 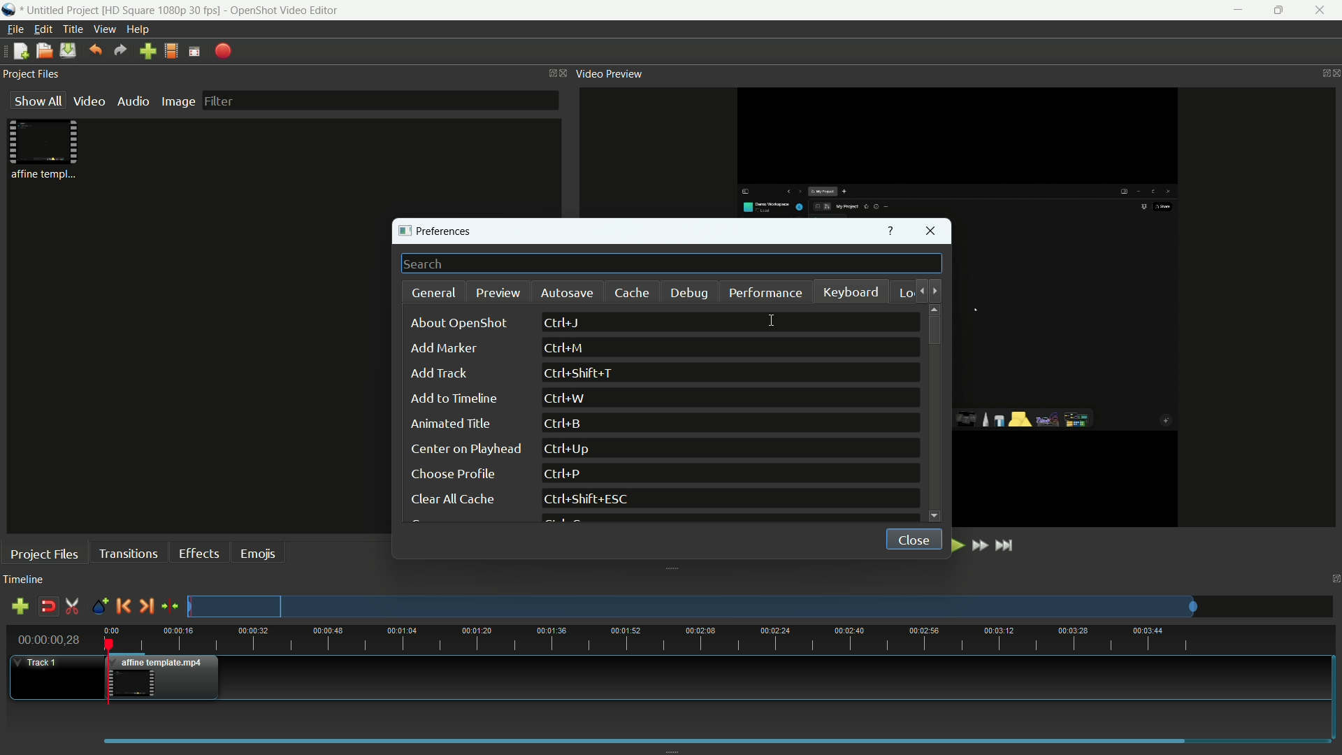 What do you see at coordinates (178, 101) in the screenshot?
I see `image` at bounding box center [178, 101].